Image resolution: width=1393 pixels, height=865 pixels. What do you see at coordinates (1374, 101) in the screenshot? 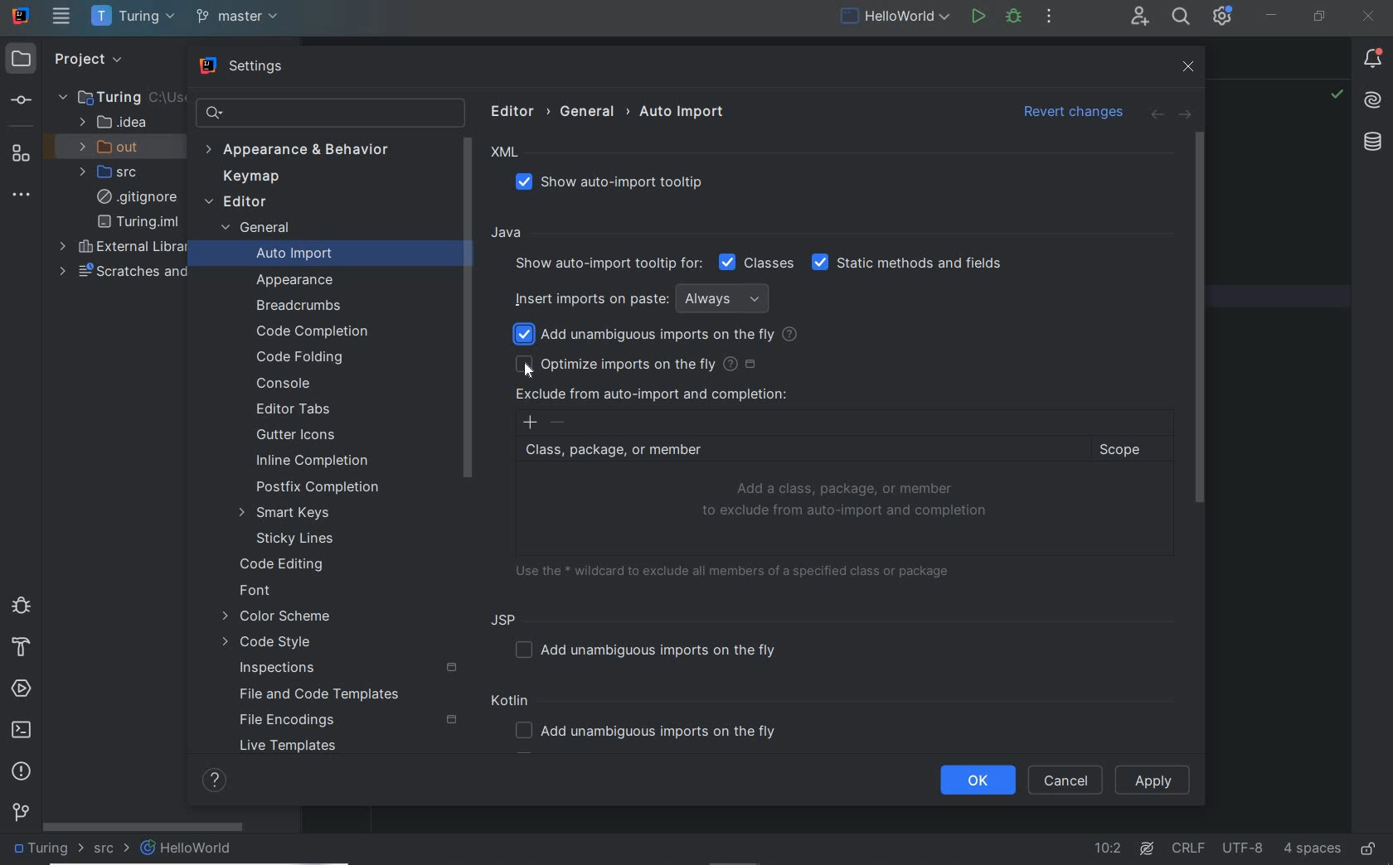
I see `AI Assistant` at bounding box center [1374, 101].